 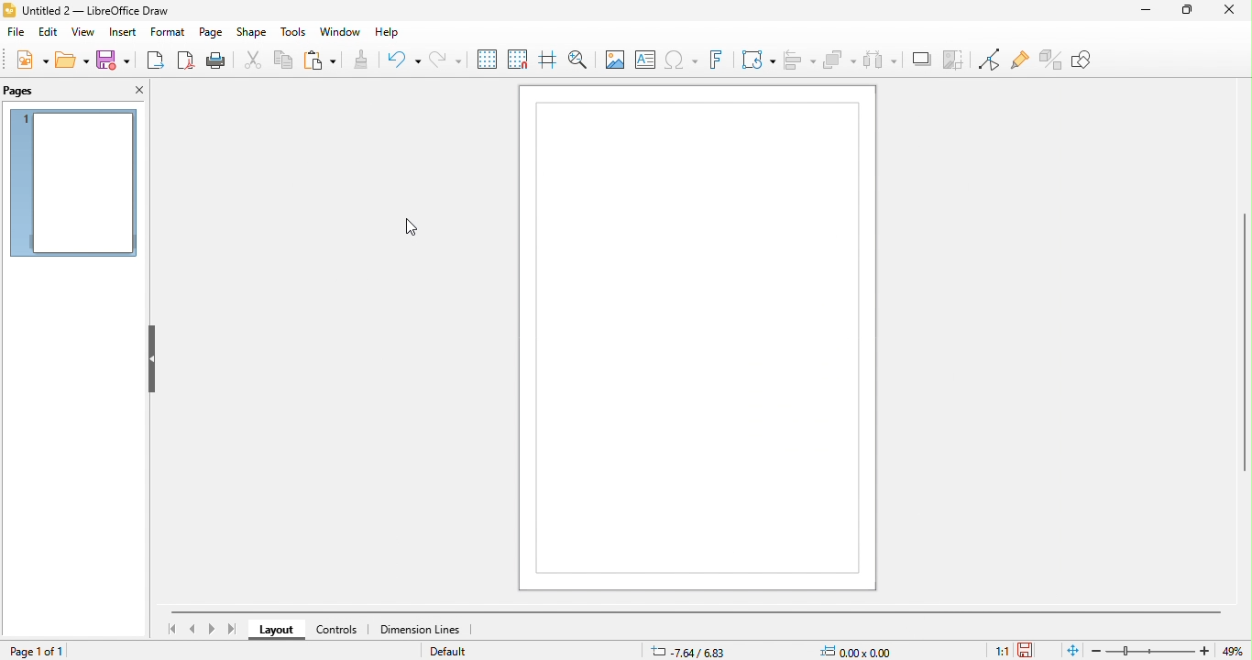 I want to click on controls, so click(x=335, y=631).